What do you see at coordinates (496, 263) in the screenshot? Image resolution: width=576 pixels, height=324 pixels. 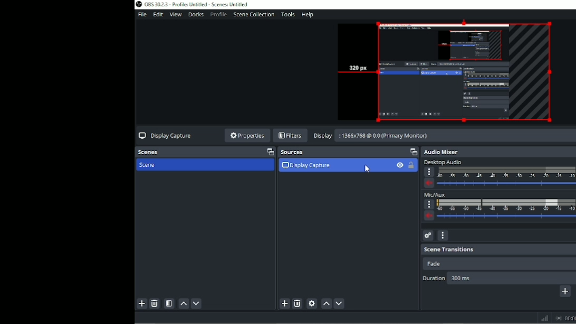 I see `Fade` at bounding box center [496, 263].